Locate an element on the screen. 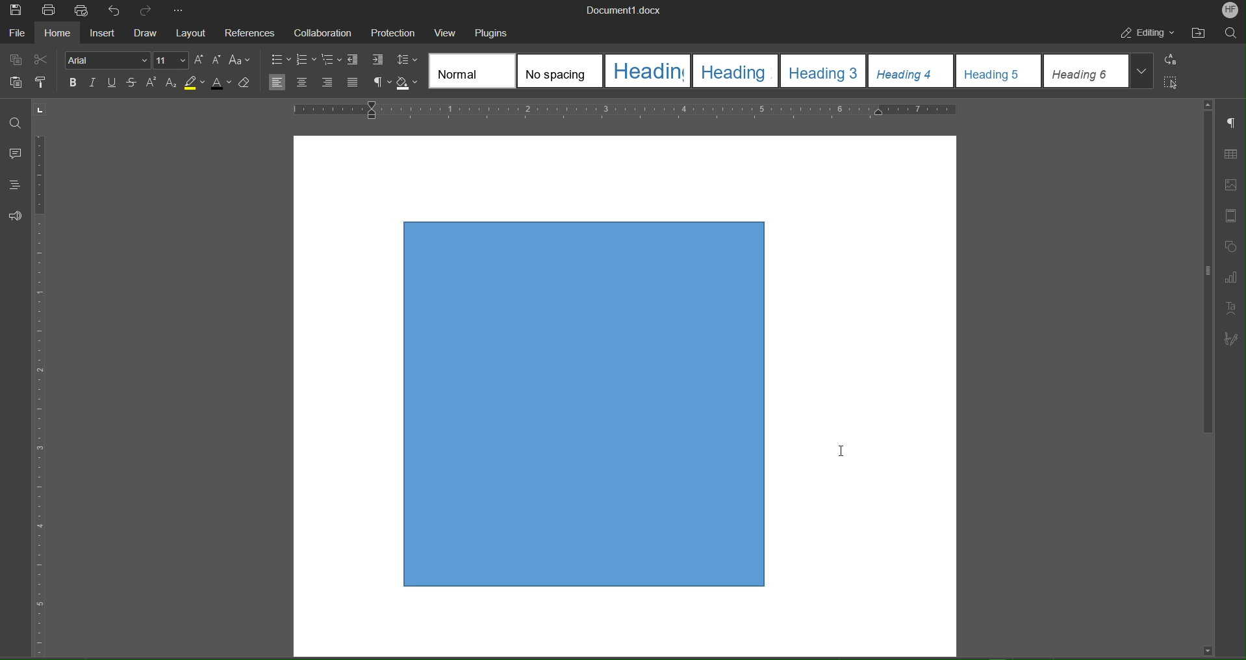  View  is located at coordinates (450, 32).